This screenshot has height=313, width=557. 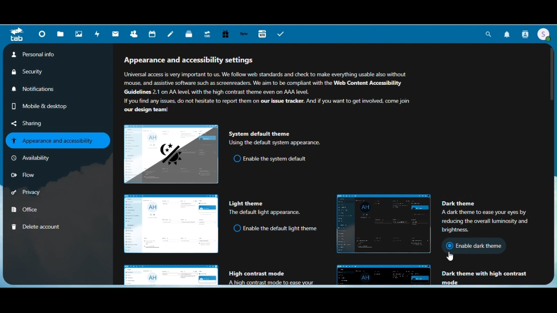 I want to click on Free trial, so click(x=226, y=34).